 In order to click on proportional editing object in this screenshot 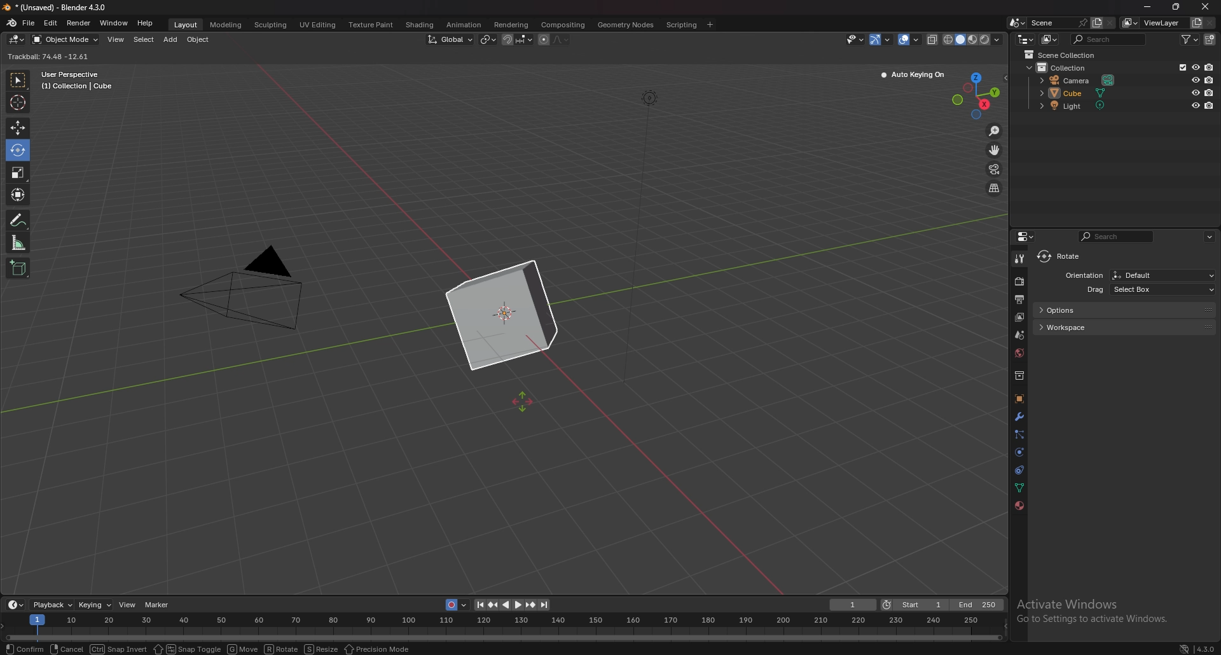, I will do `click(544, 40)`.